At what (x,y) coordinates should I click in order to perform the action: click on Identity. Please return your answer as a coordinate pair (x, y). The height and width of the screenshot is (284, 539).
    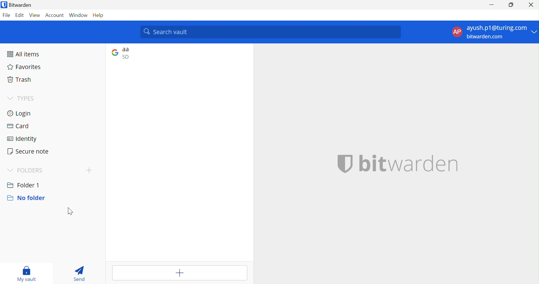
    Looking at the image, I should click on (22, 139).